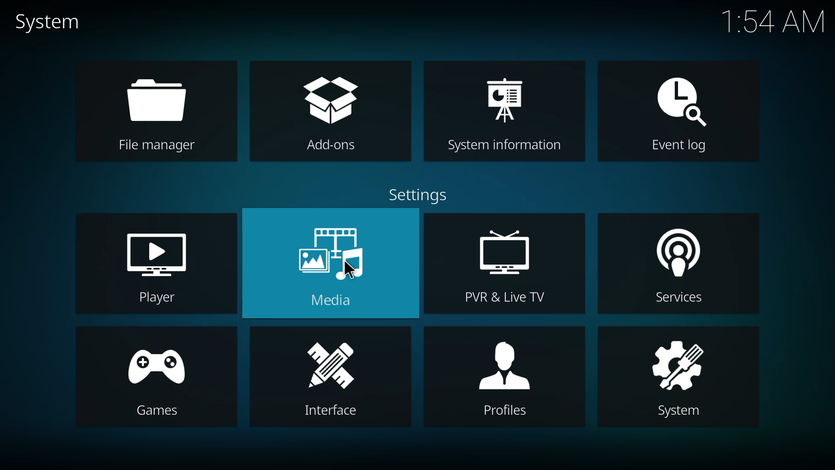  Describe the element at coordinates (332, 379) in the screenshot. I see `interface` at that location.